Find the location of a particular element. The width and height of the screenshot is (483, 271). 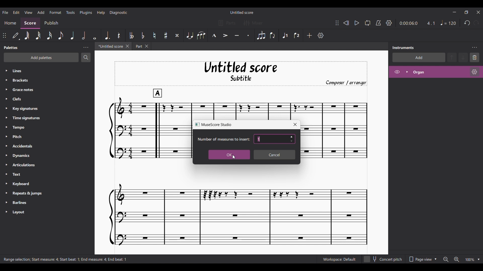

Zoom options is located at coordinates (479, 259).